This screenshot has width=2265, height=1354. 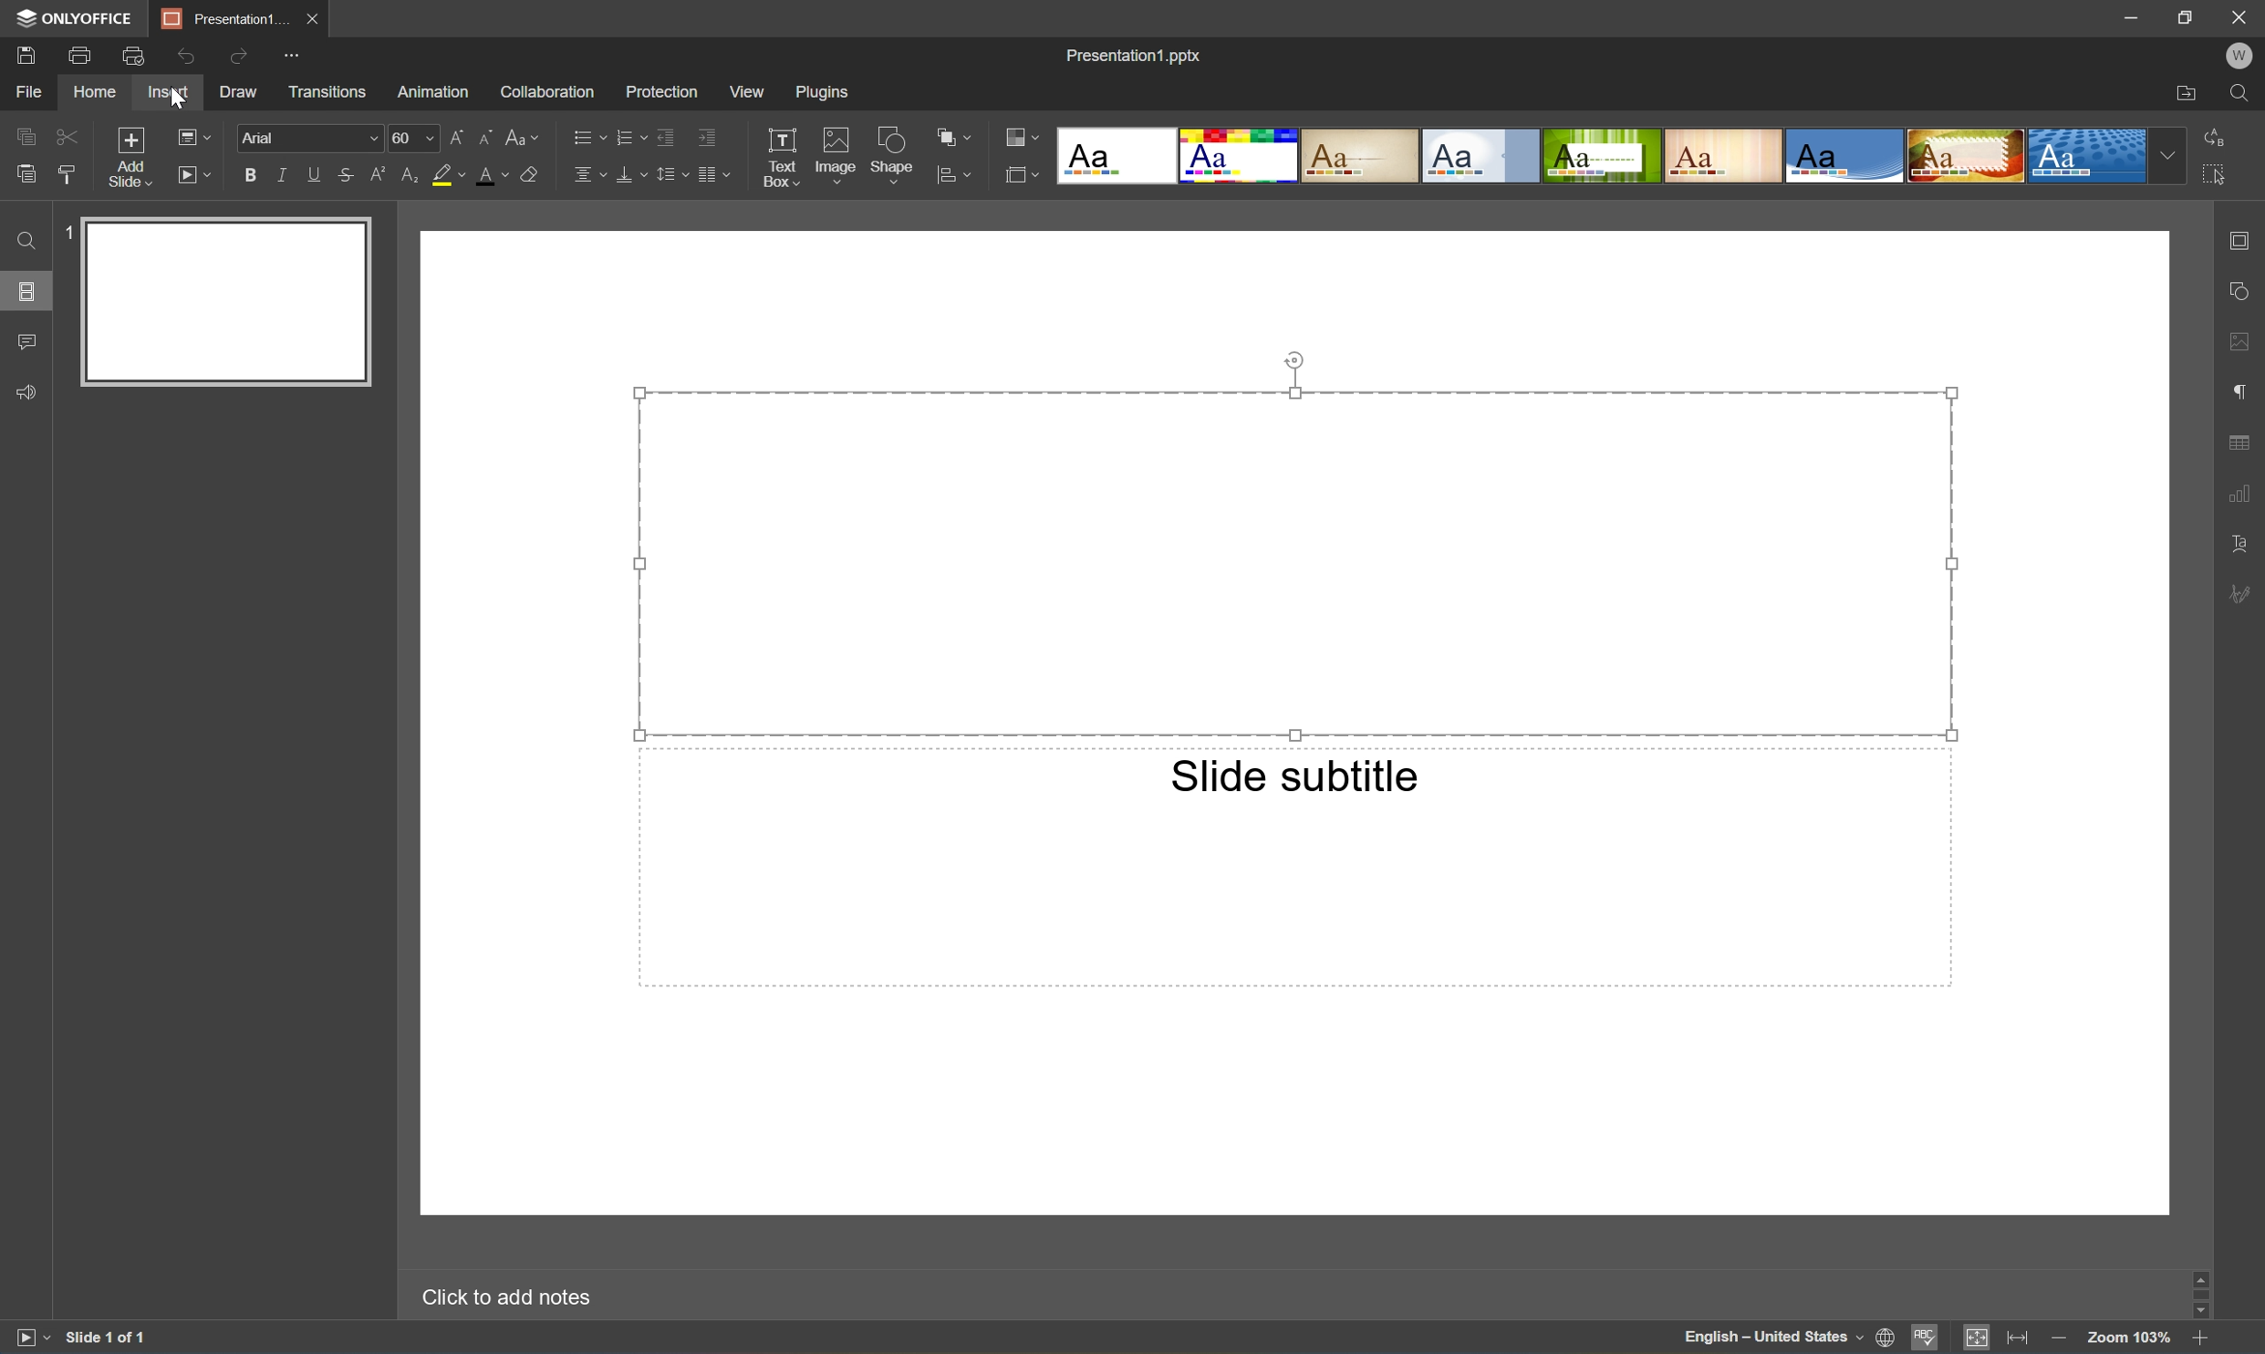 I want to click on Start slideshow, so click(x=197, y=175).